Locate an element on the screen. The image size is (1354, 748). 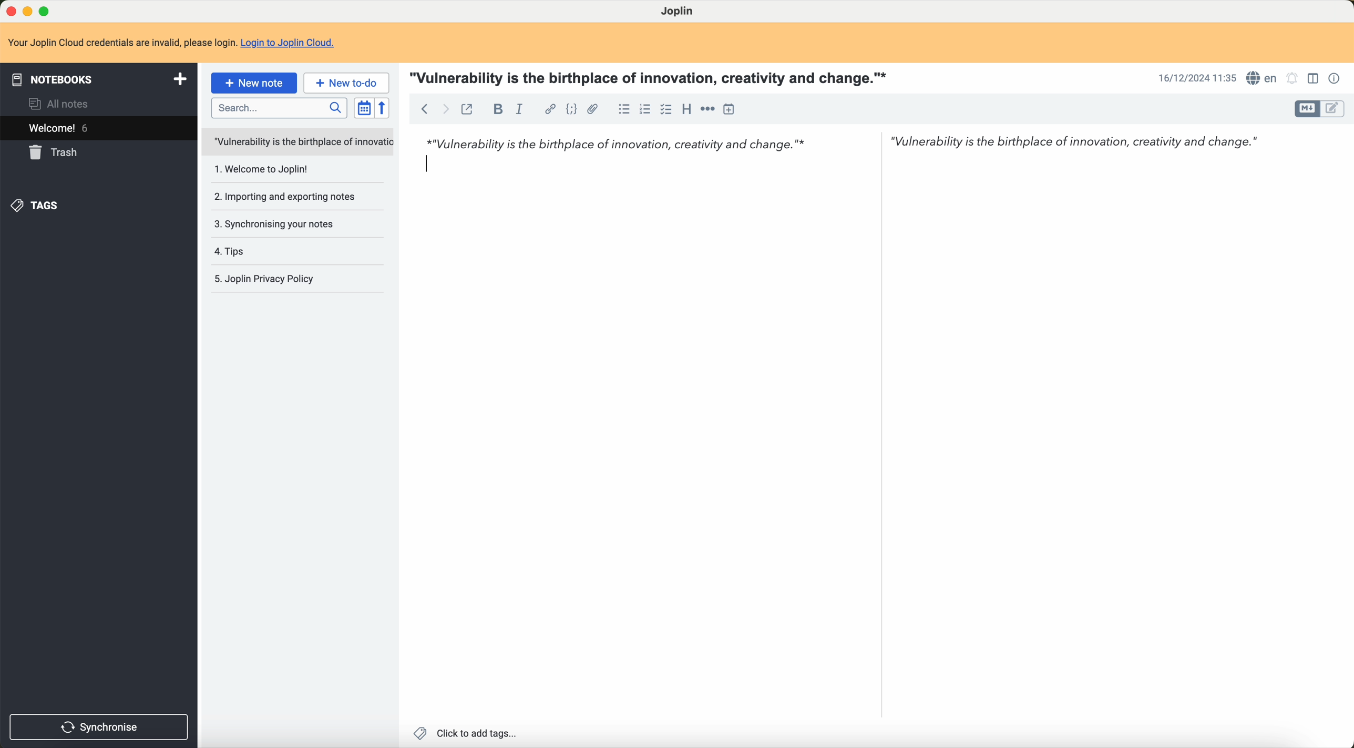
new to-do is located at coordinates (347, 83).